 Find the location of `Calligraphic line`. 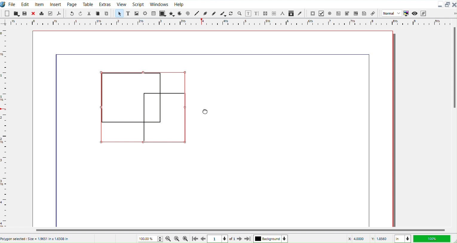

Calligraphic line is located at coordinates (223, 13).